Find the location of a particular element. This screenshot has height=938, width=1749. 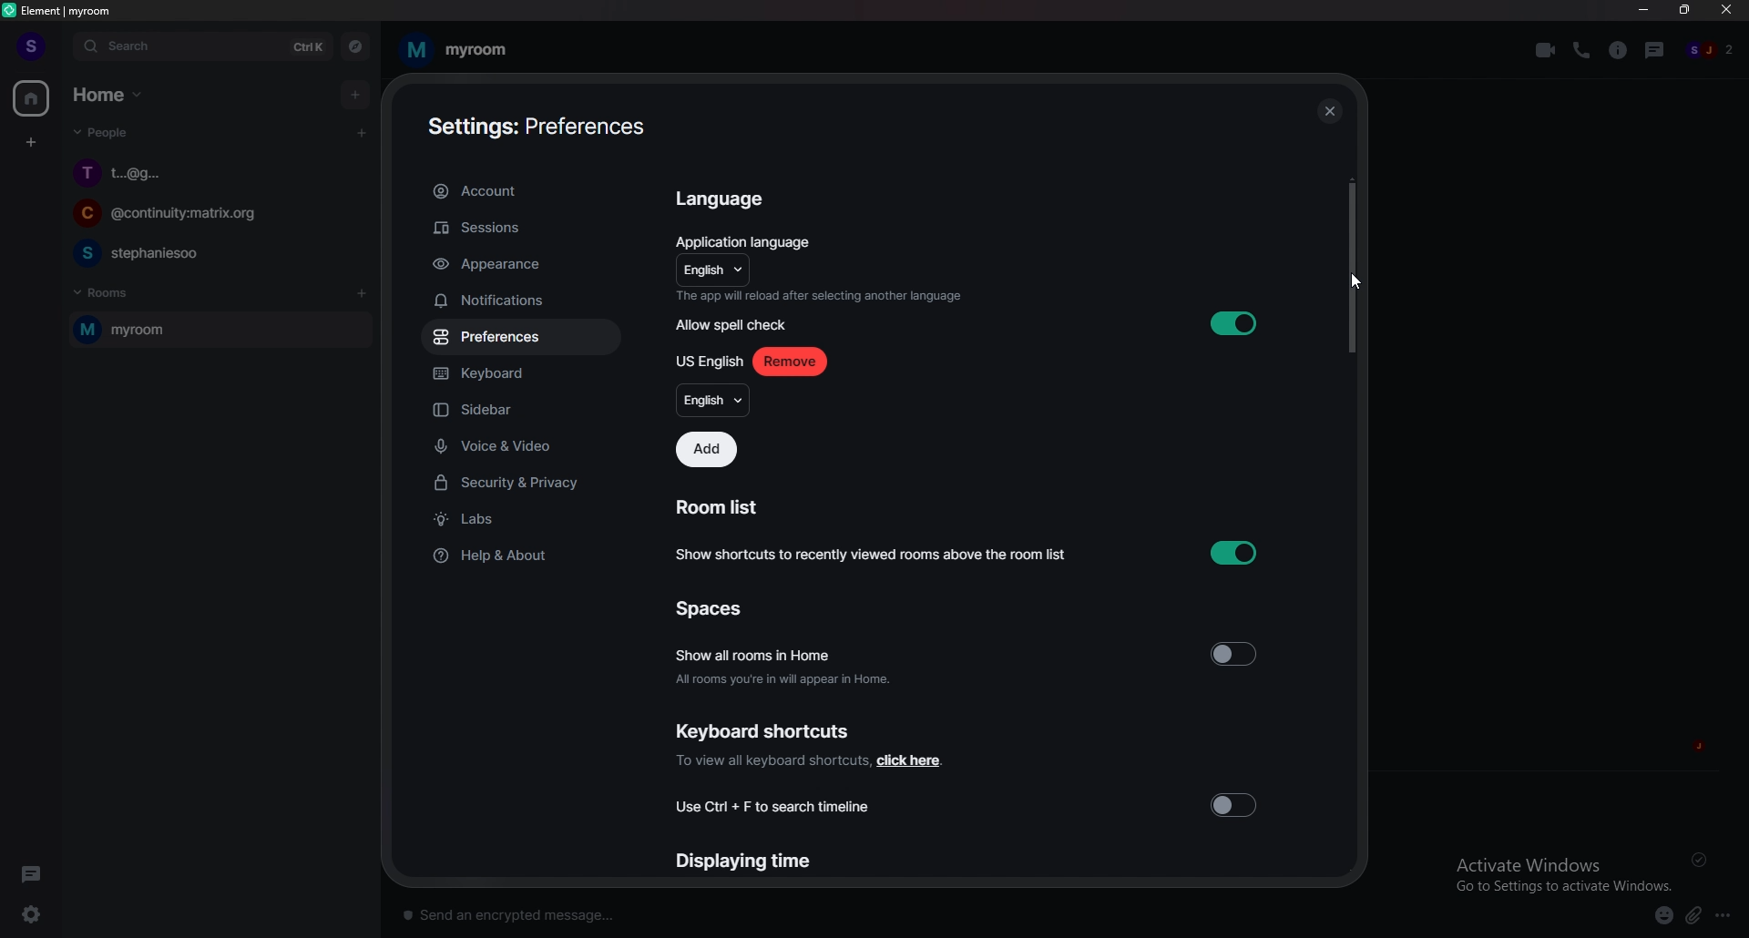

show shortcuts to recently viewed rooms is located at coordinates (964, 552).